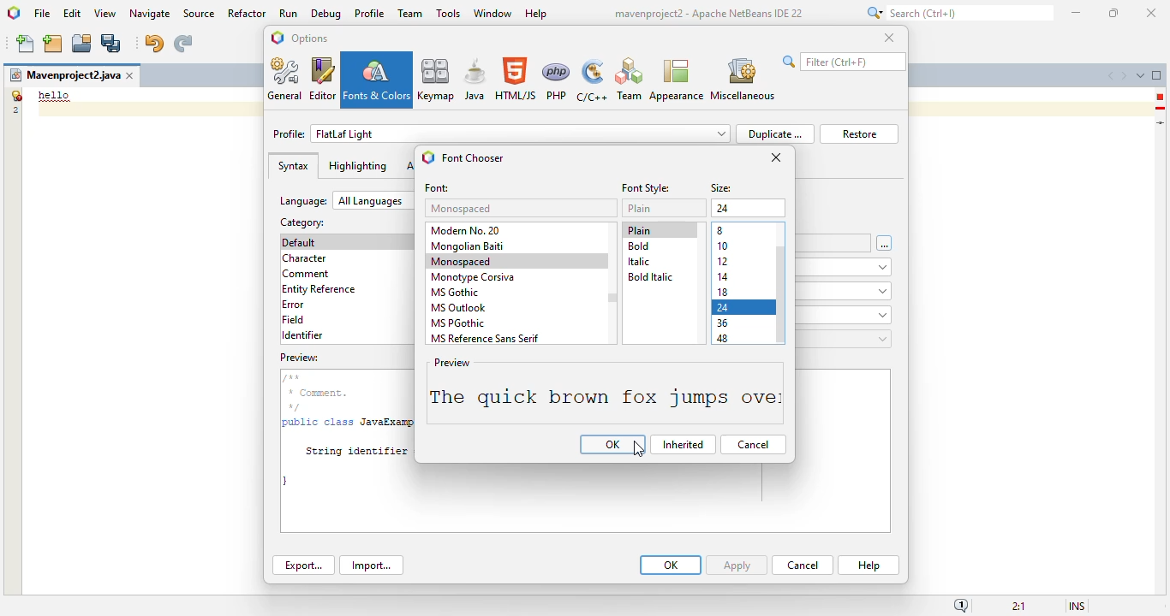 The width and height of the screenshot is (1170, 616). Describe the element at coordinates (301, 358) in the screenshot. I see `preview` at that location.